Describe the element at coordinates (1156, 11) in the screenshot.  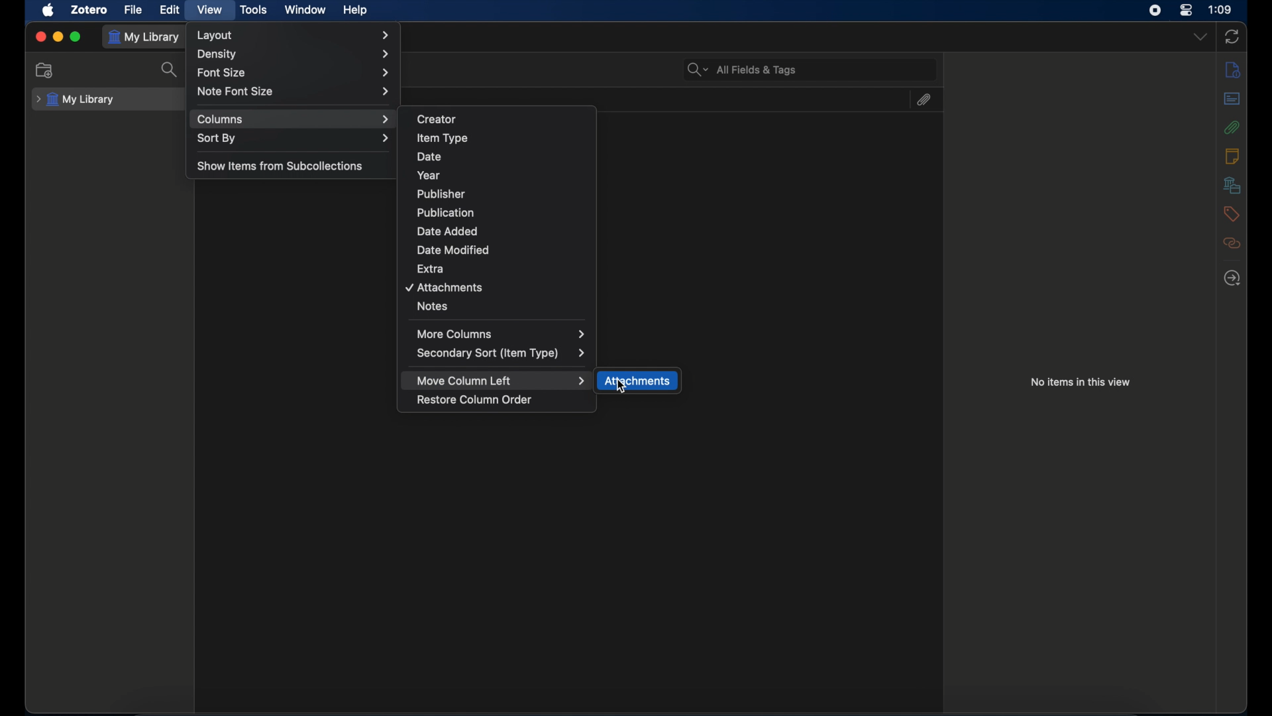
I see `screen recorder` at that location.